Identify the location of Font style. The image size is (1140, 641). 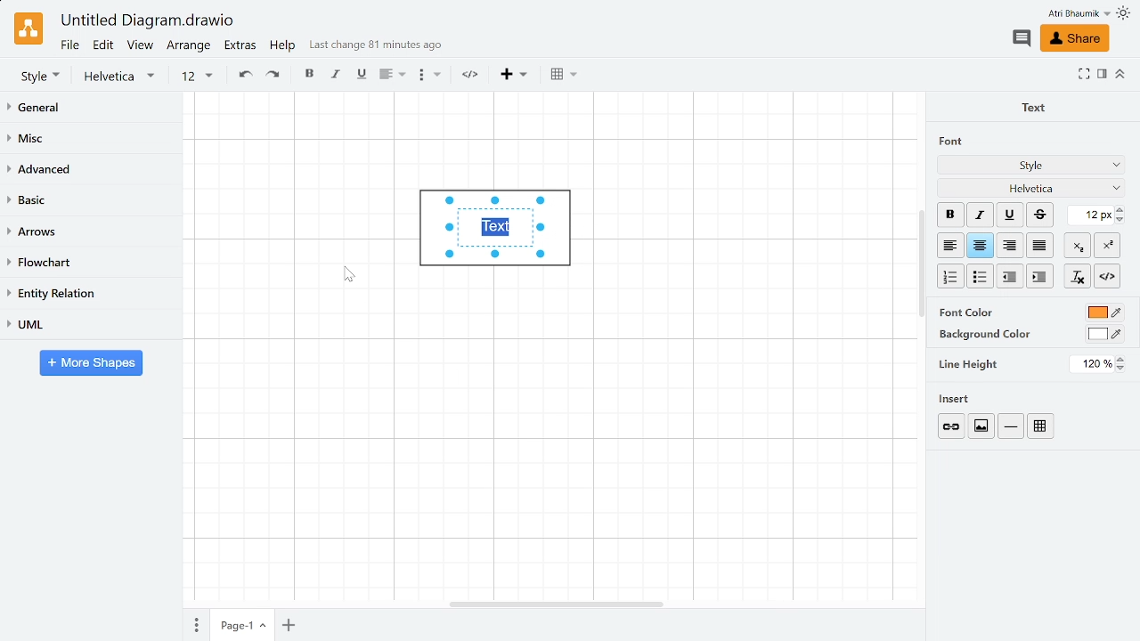
(1032, 166).